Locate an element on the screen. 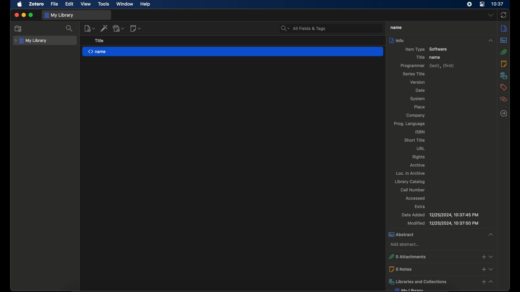 The height and width of the screenshot is (292, 520). call number is located at coordinates (412, 190).